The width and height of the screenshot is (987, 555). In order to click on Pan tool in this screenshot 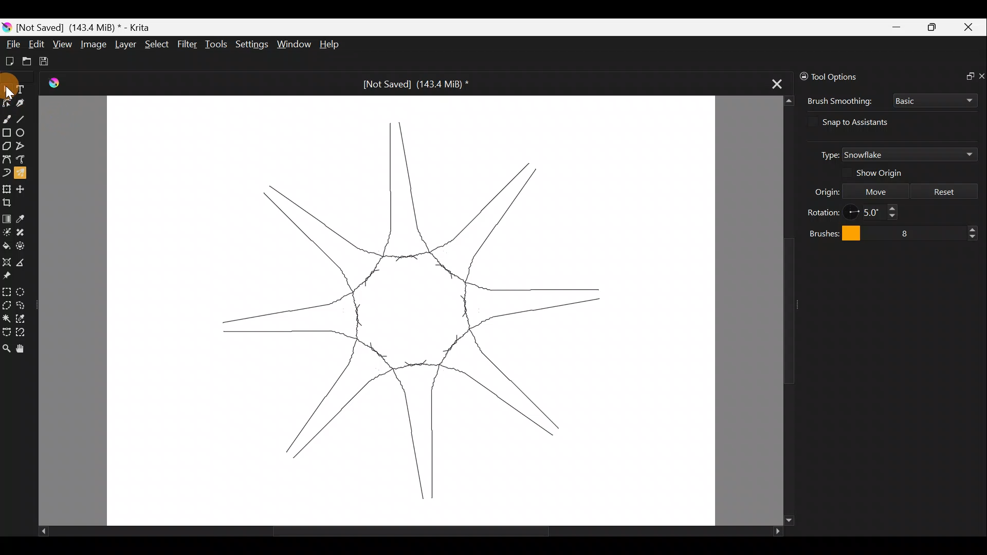, I will do `click(24, 350)`.